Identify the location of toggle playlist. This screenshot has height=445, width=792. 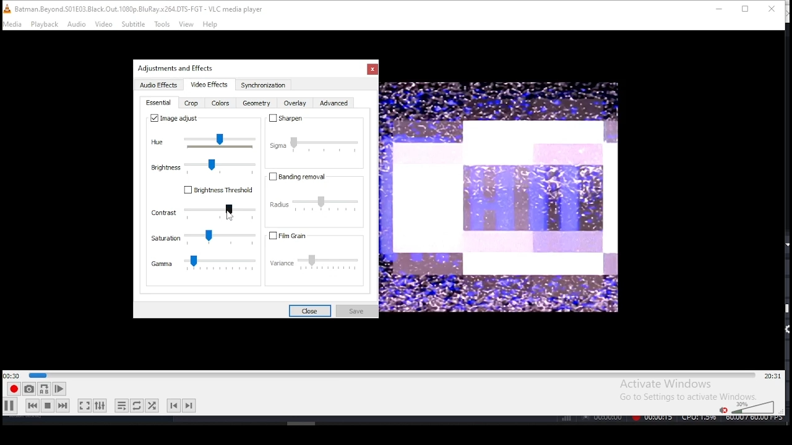
(121, 404).